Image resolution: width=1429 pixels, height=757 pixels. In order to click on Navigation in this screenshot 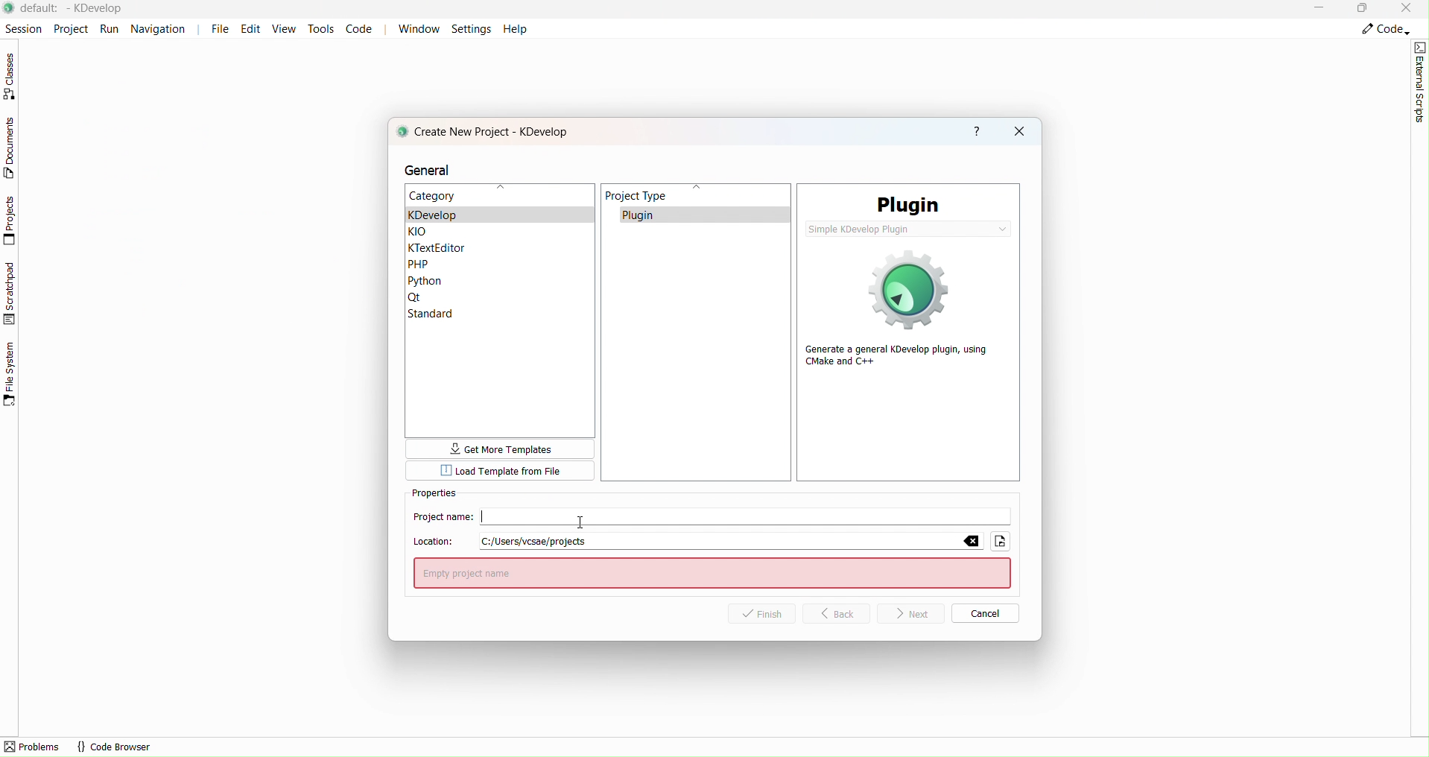, I will do `click(162, 28)`.